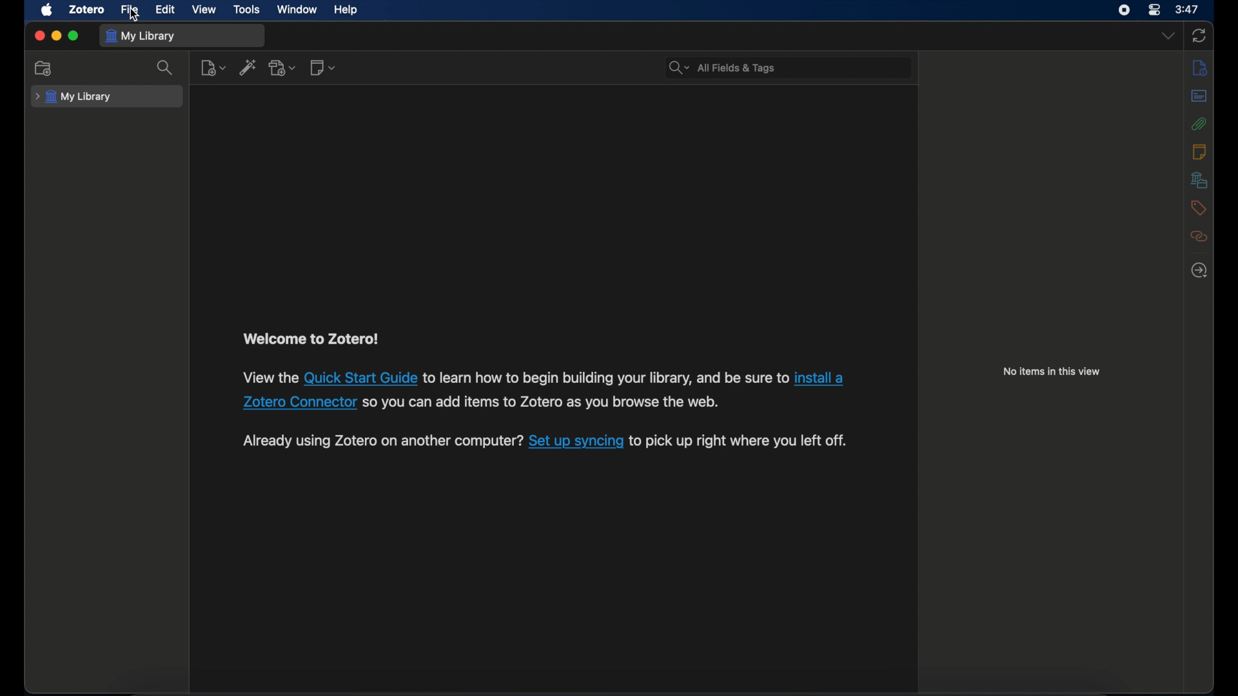 Image resolution: width=1238 pixels, height=696 pixels. Describe the element at coordinates (1203, 68) in the screenshot. I see `info` at that location.